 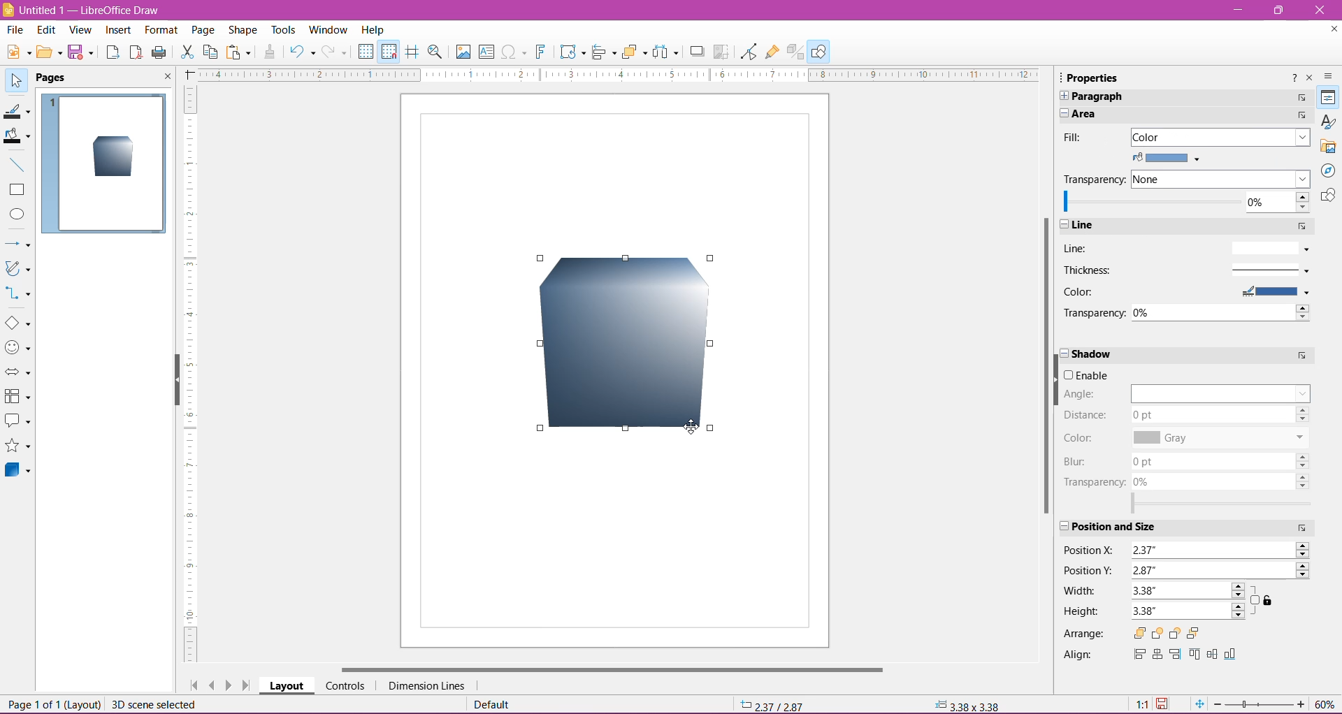 I want to click on Page, so click(x=202, y=32).